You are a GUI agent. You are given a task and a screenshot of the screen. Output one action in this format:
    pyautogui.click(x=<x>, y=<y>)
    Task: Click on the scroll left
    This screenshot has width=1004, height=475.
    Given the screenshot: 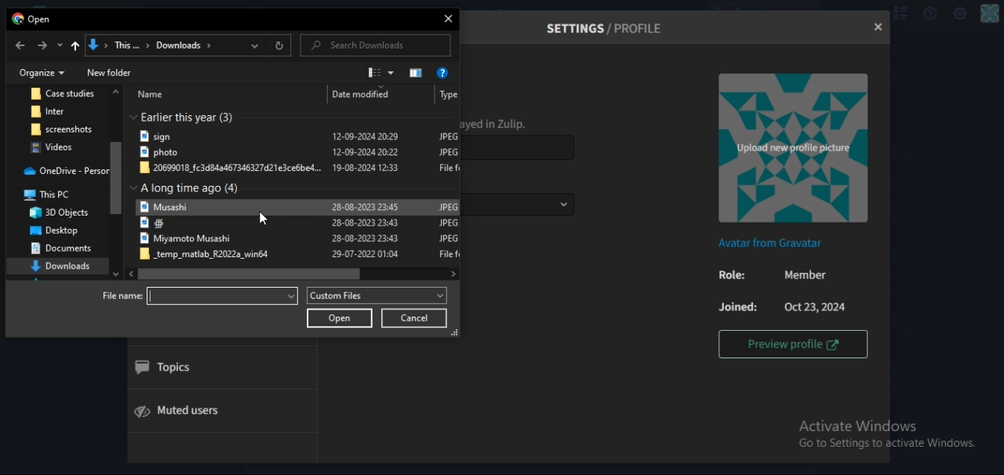 What is the action you would take?
    pyautogui.click(x=129, y=274)
    